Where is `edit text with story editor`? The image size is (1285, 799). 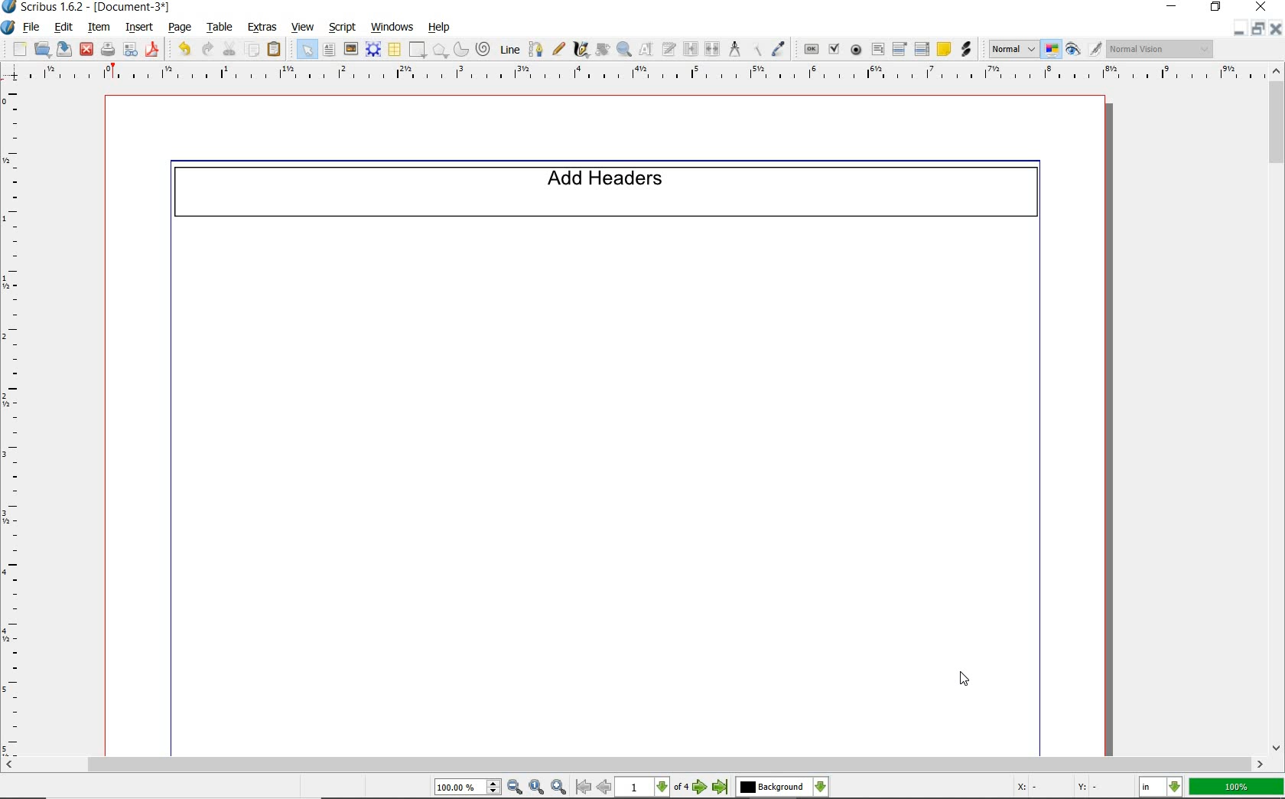
edit text with story editor is located at coordinates (668, 48).